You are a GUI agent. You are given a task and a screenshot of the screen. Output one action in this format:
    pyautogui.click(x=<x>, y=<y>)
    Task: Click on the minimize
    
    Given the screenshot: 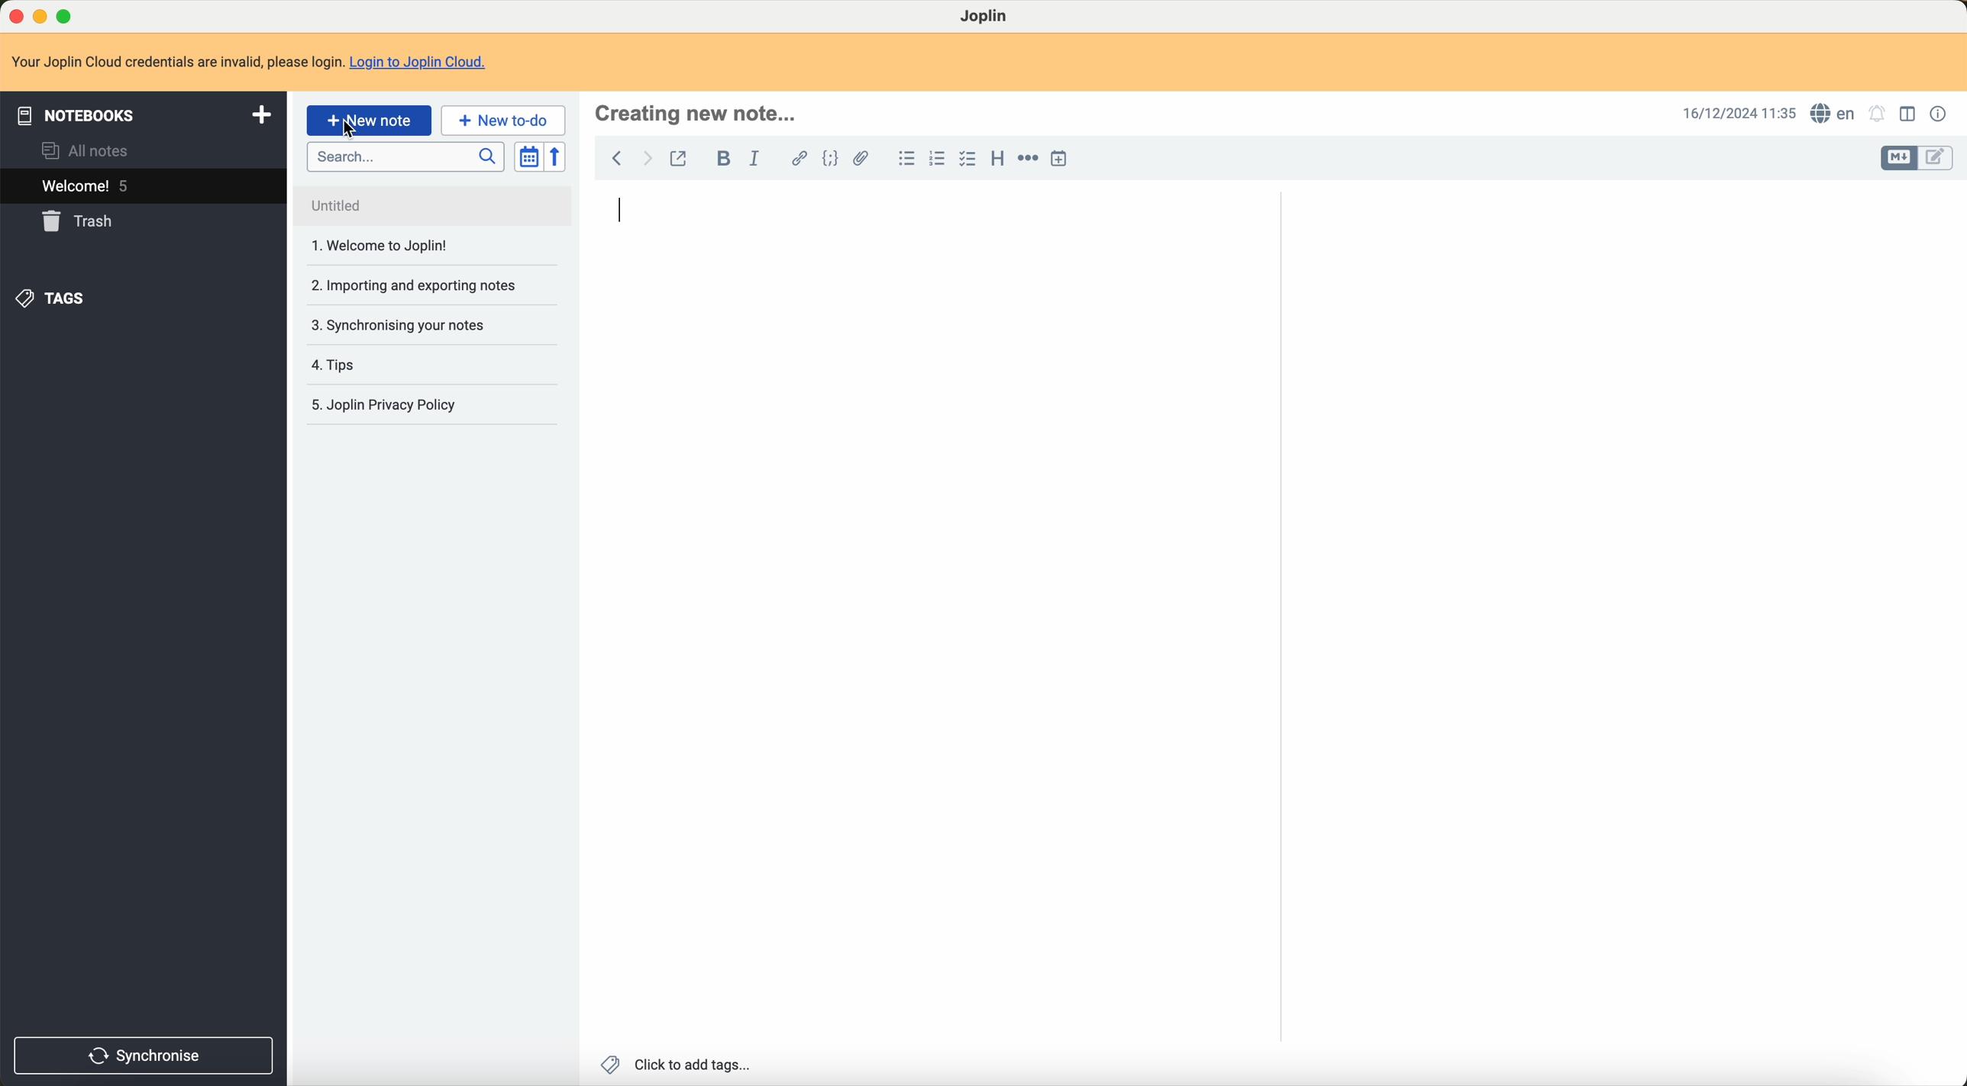 What is the action you would take?
    pyautogui.click(x=40, y=16)
    